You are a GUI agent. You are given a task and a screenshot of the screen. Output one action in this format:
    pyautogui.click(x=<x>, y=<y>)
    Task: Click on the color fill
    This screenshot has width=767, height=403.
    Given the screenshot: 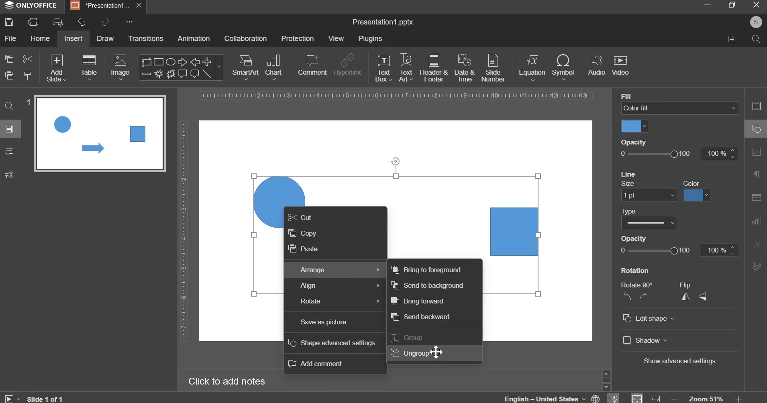 What is the action you would take?
    pyautogui.click(x=635, y=126)
    